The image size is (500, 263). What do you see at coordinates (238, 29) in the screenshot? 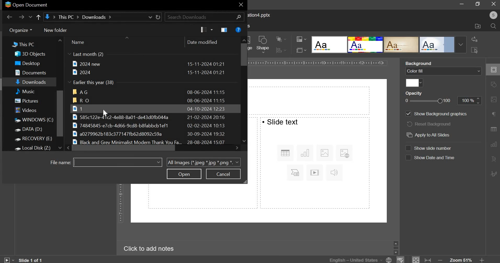
I see `help` at bounding box center [238, 29].